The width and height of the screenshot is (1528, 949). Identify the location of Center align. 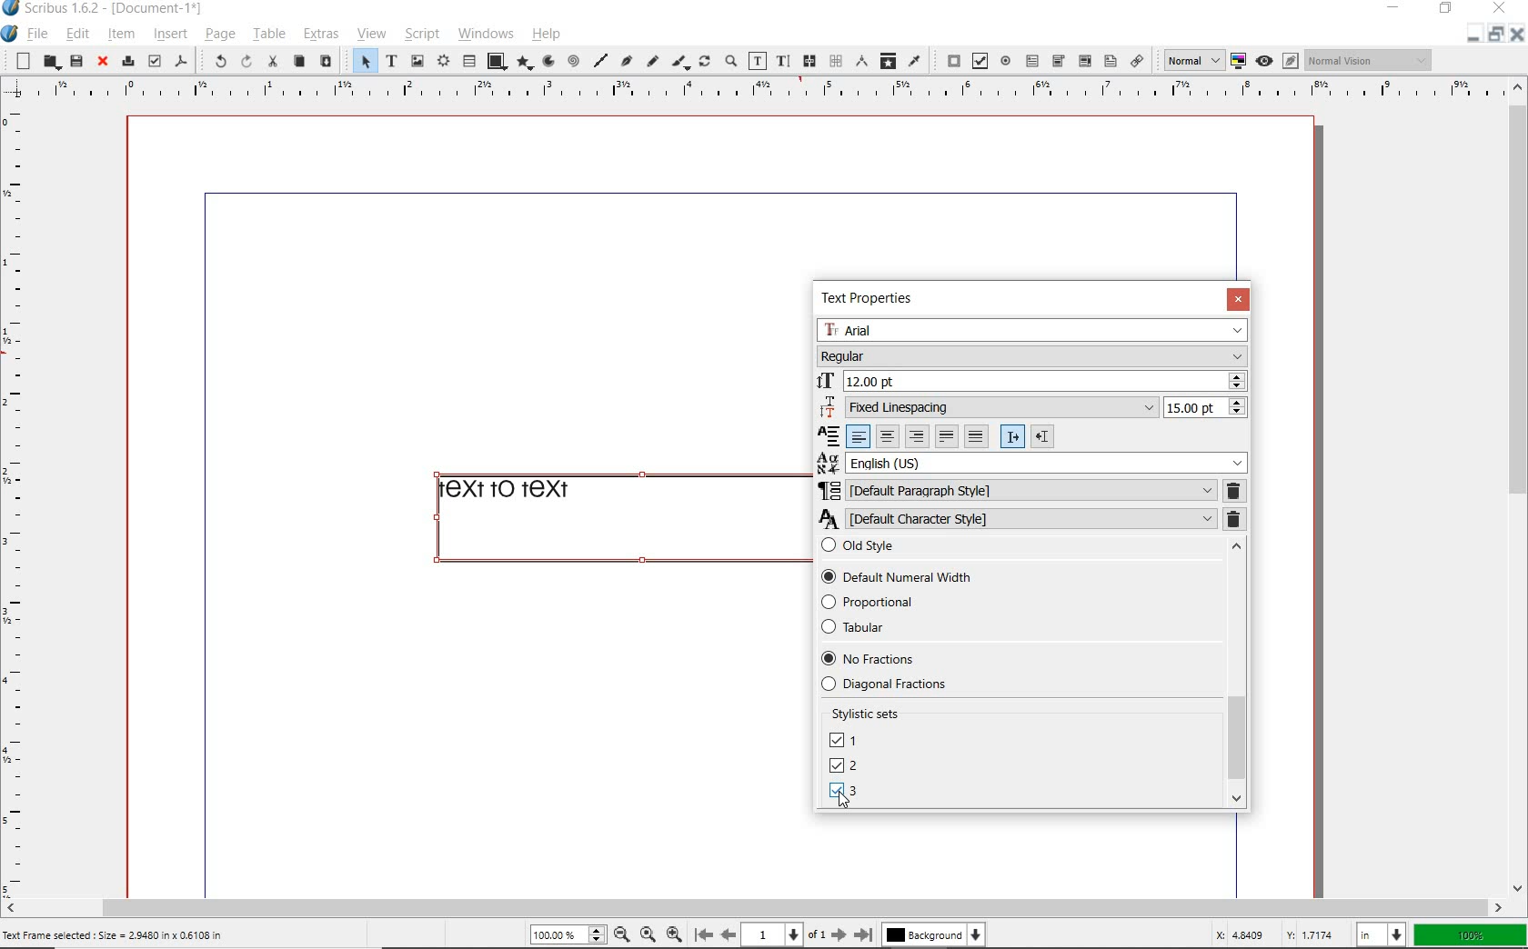
(887, 436).